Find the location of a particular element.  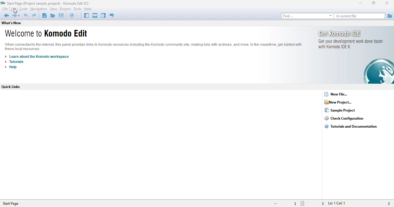

in current file is located at coordinates (360, 16).